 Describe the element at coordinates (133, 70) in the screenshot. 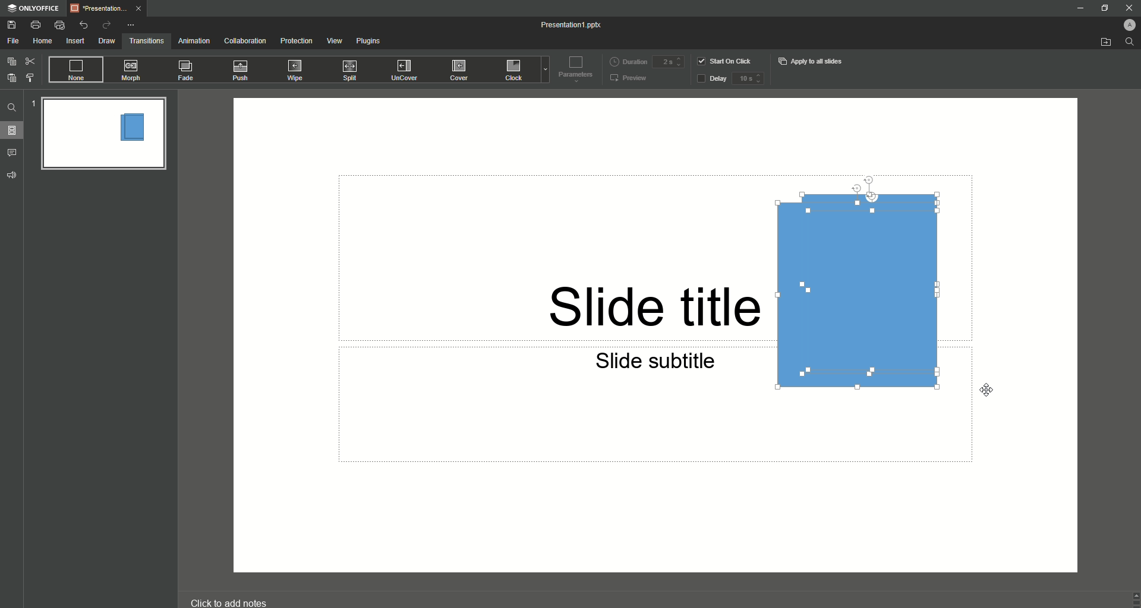

I see `Morph` at that location.